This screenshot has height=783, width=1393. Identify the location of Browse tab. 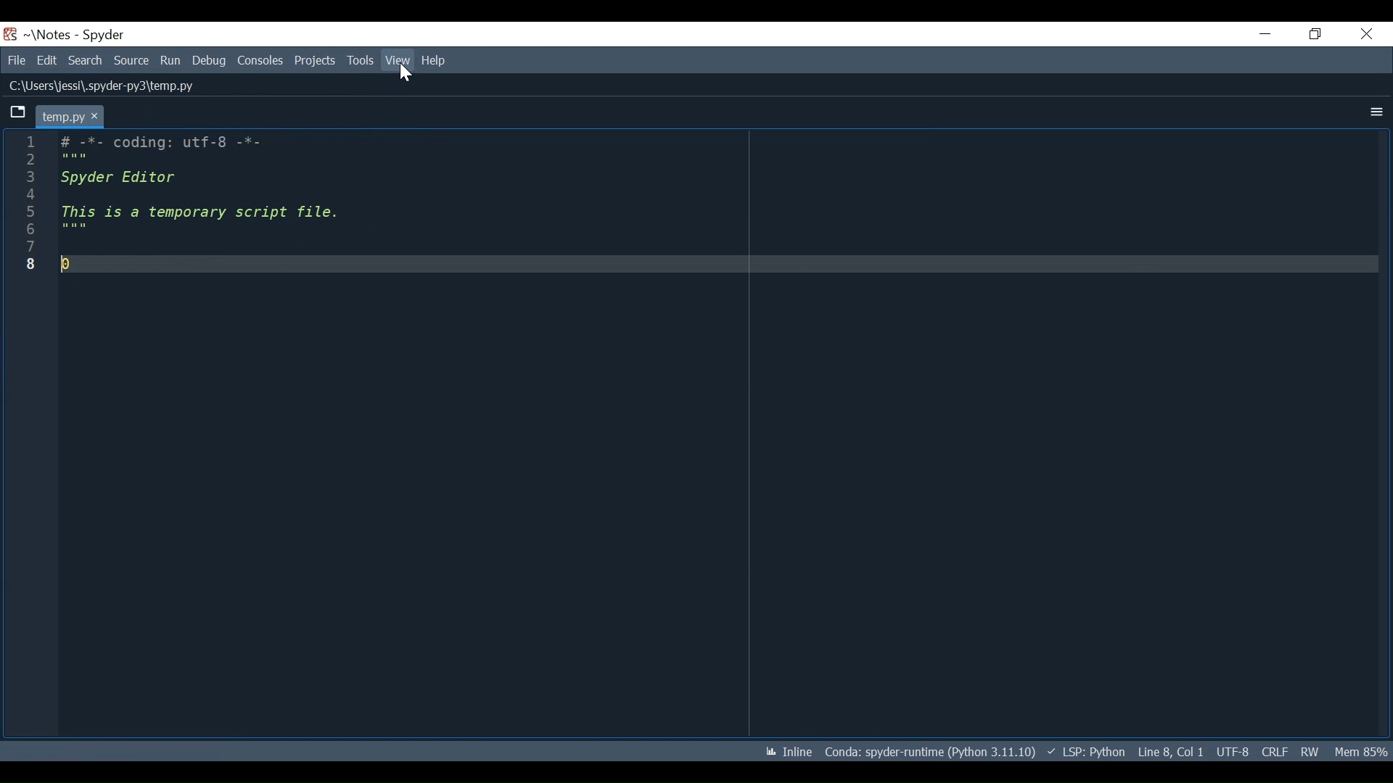
(17, 113).